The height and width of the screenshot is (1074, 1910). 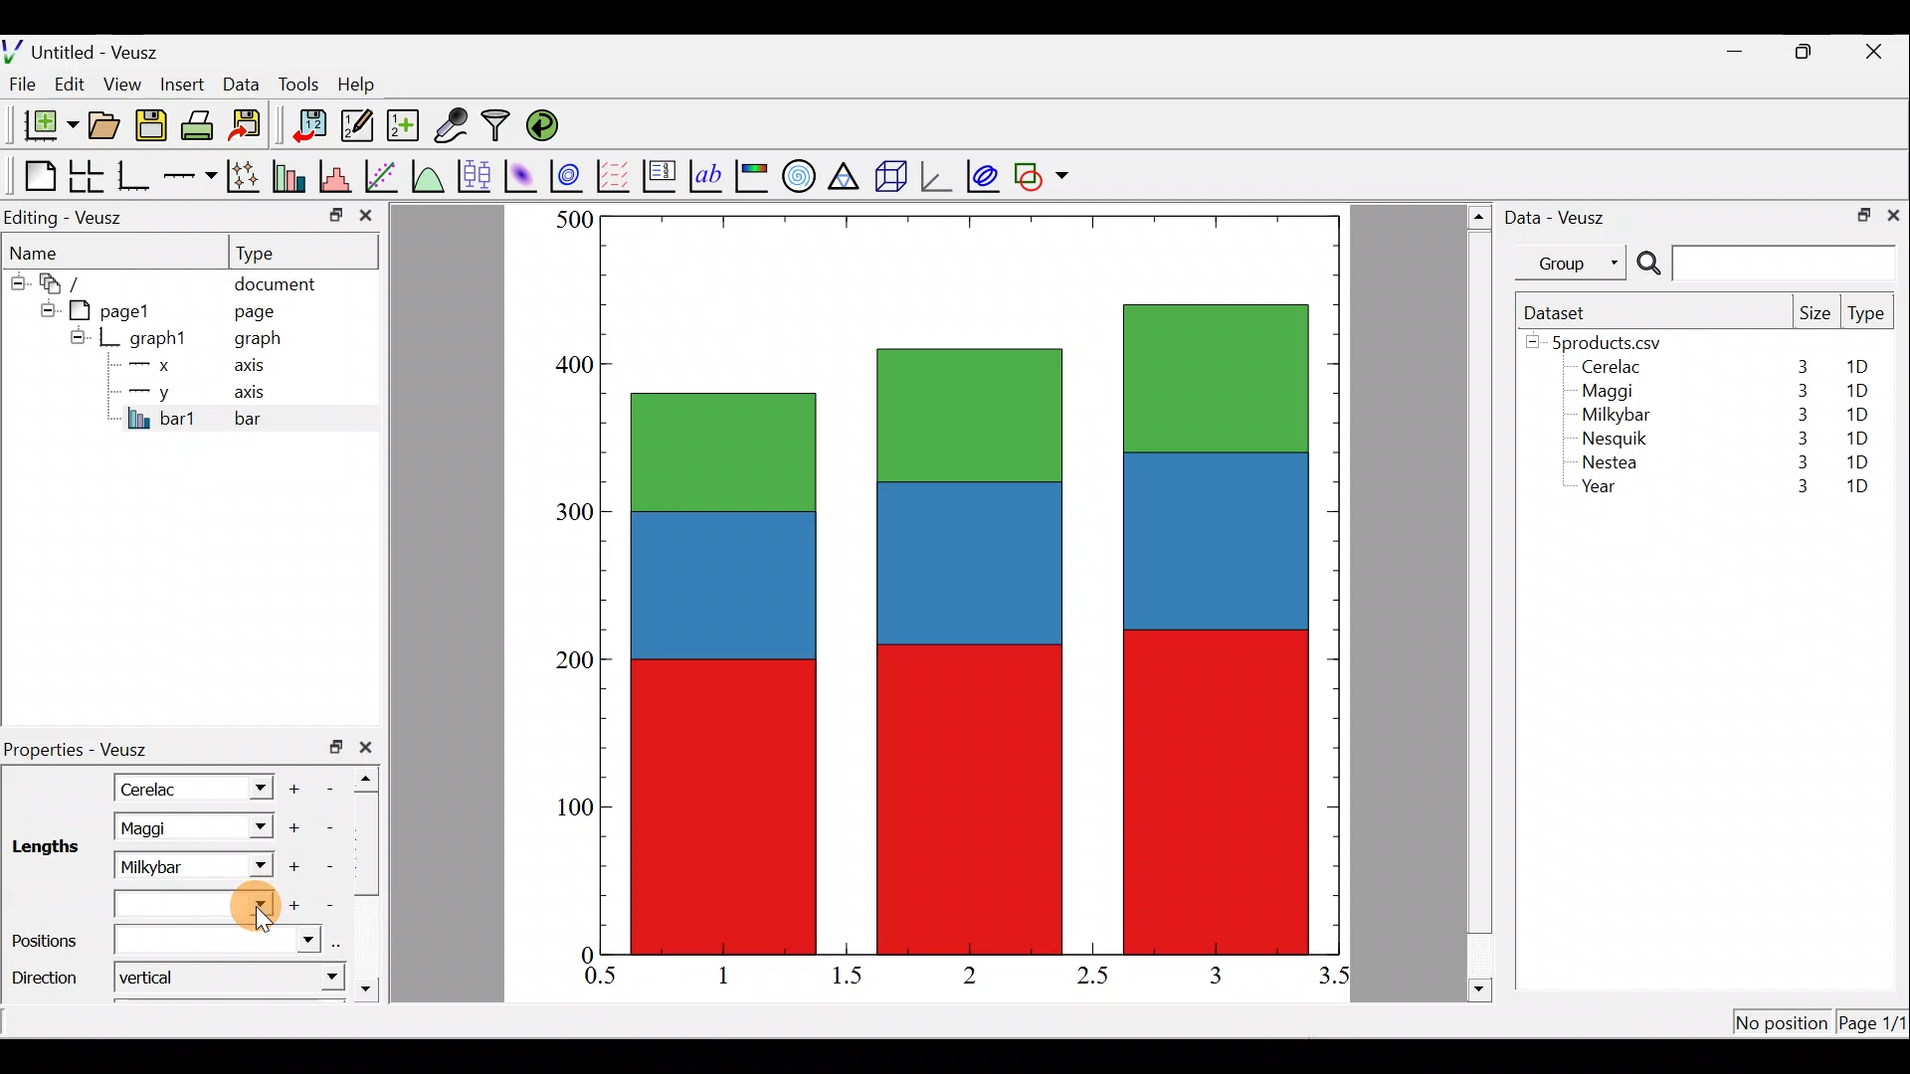 I want to click on bar1, so click(x=162, y=418).